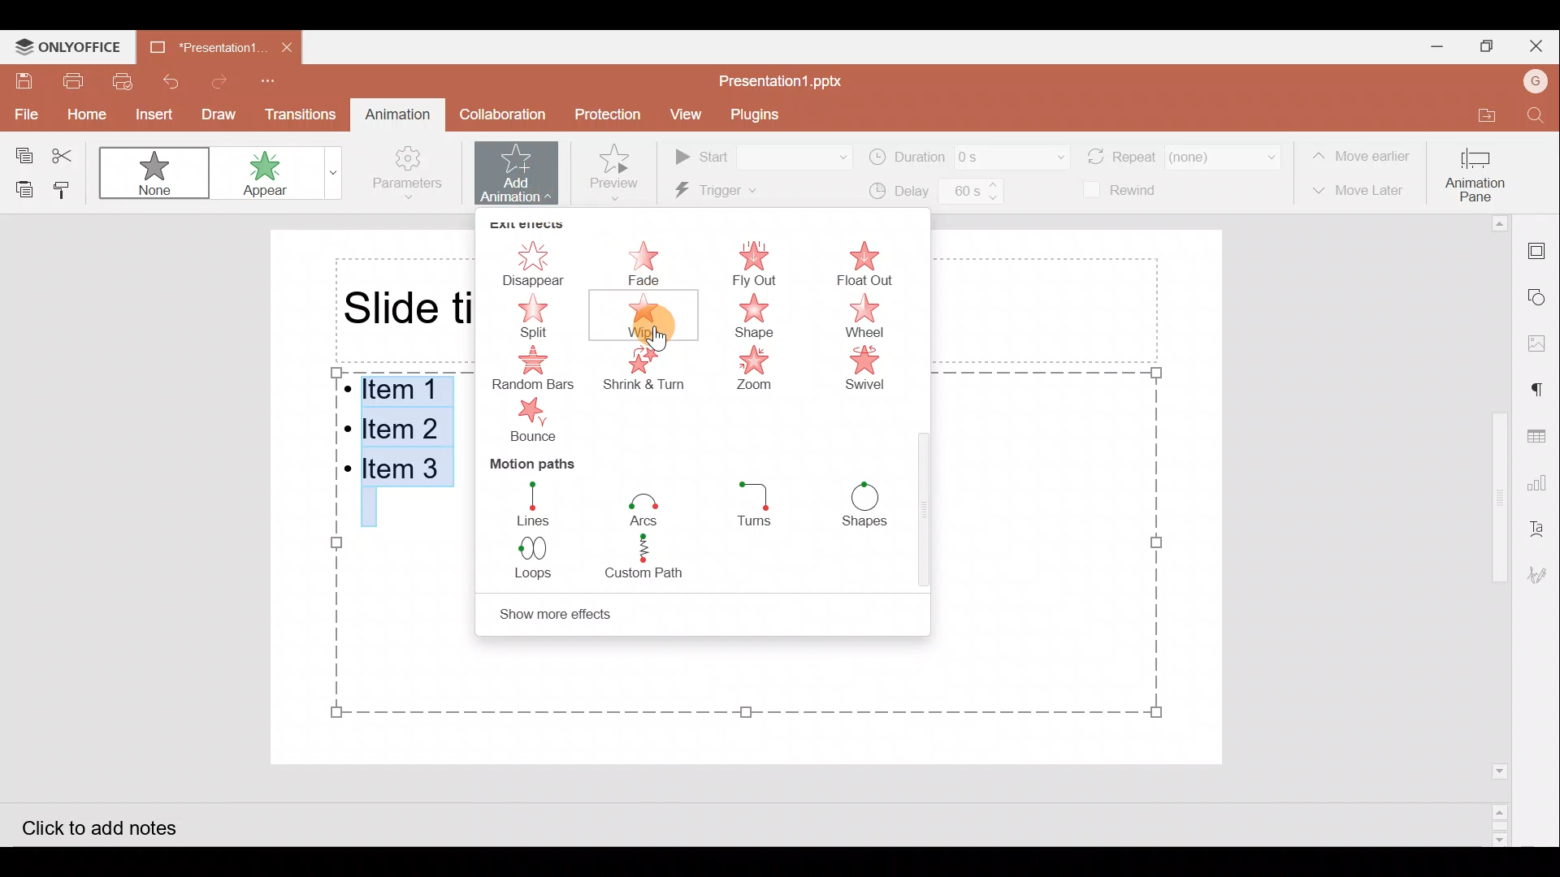 The image size is (1560, 877). I want to click on Move later, so click(1360, 192).